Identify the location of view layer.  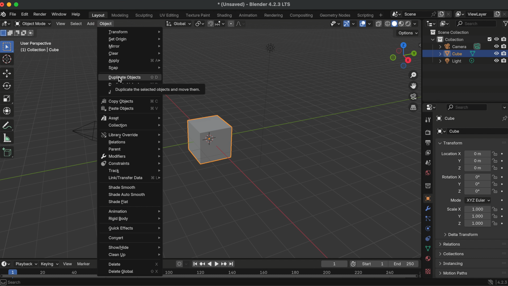
(479, 14).